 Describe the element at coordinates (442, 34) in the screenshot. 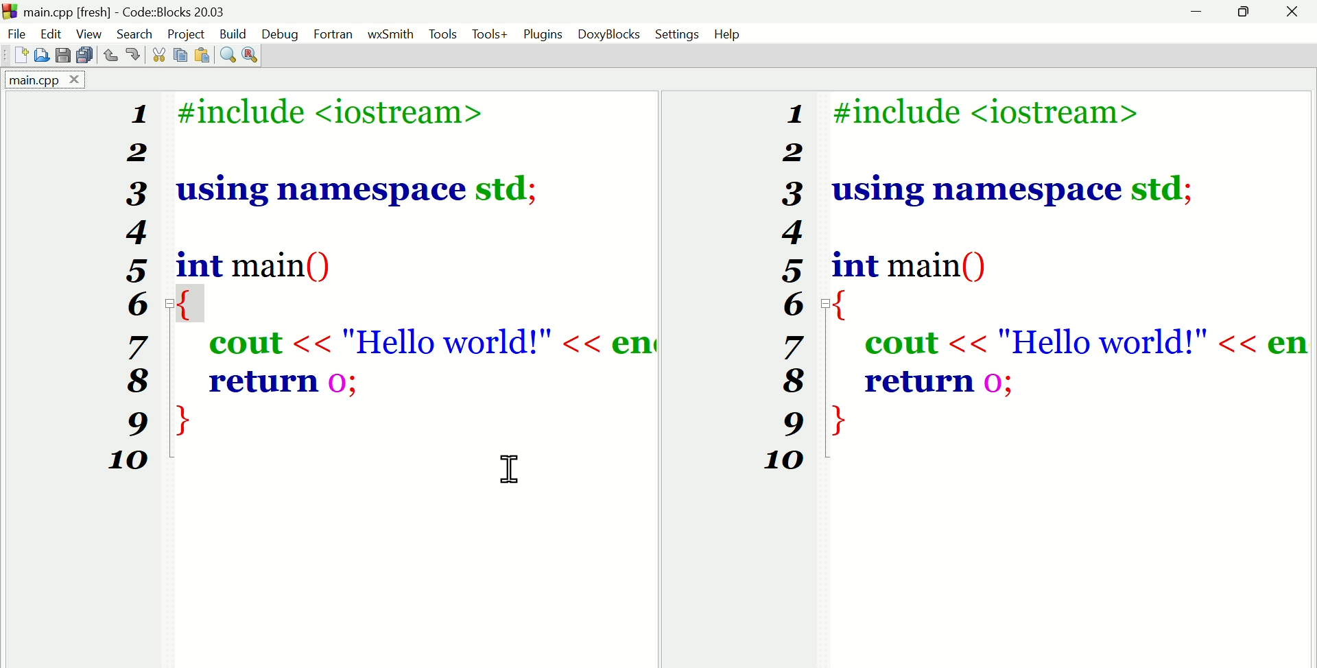

I see `tools` at that location.